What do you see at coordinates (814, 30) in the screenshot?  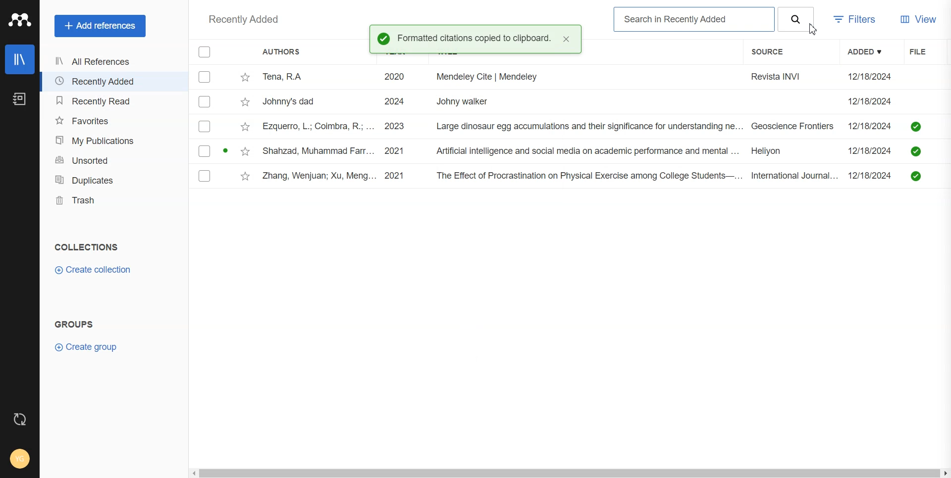 I see `Cursor` at bounding box center [814, 30].